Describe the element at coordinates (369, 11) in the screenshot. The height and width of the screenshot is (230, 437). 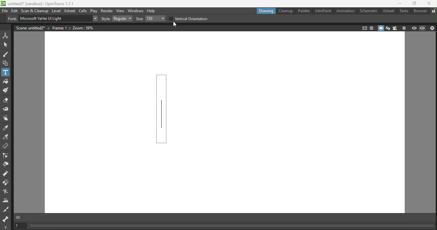
I see `Schematic` at that location.